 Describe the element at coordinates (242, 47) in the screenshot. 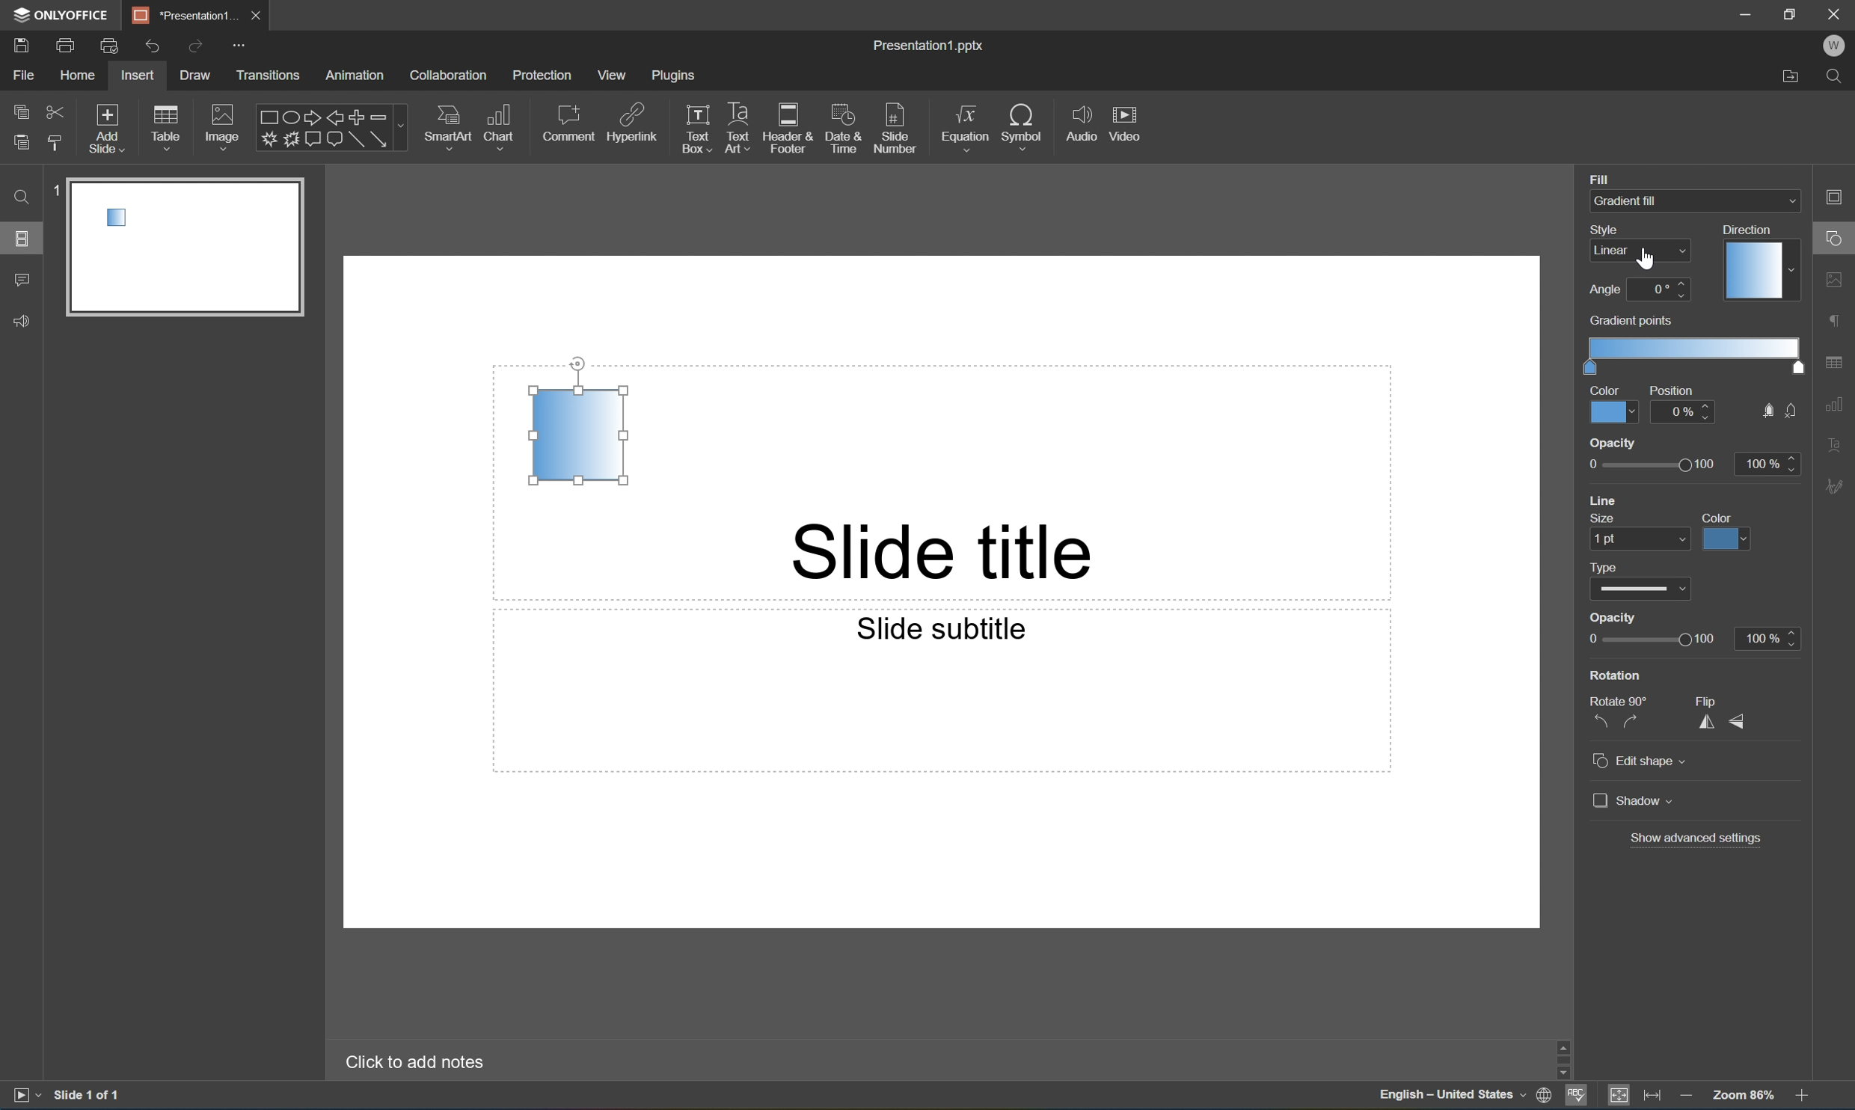

I see `Customize quick access toolbar` at that location.